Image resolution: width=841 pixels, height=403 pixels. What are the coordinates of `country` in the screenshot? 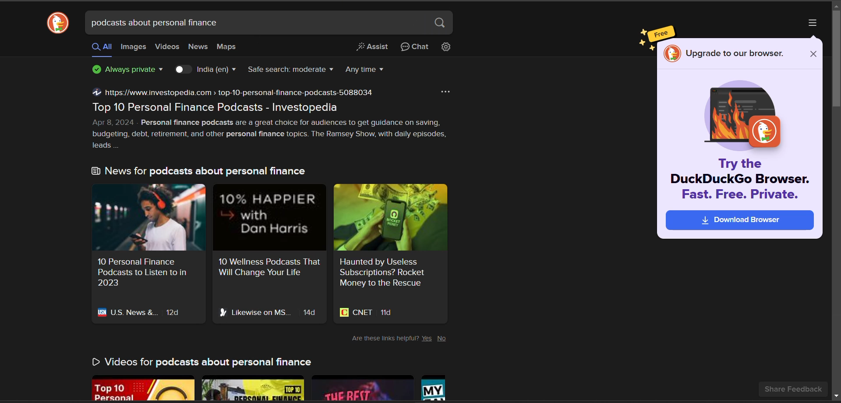 It's located at (218, 71).